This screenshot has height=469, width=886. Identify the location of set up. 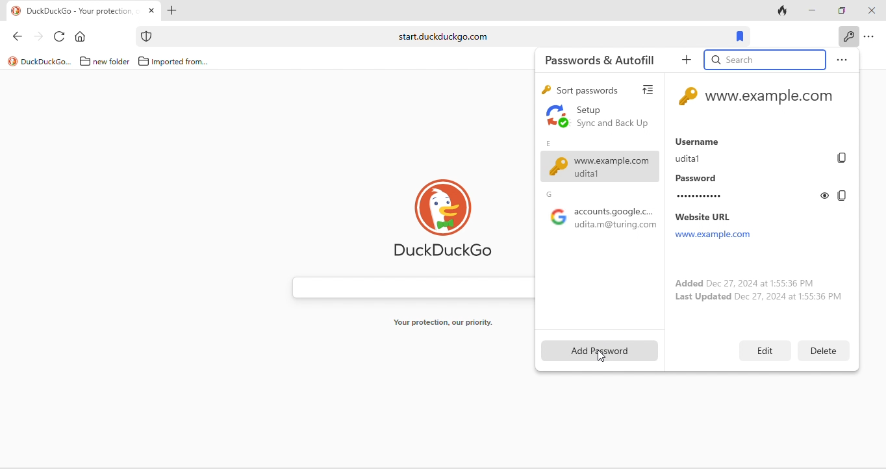
(599, 120).